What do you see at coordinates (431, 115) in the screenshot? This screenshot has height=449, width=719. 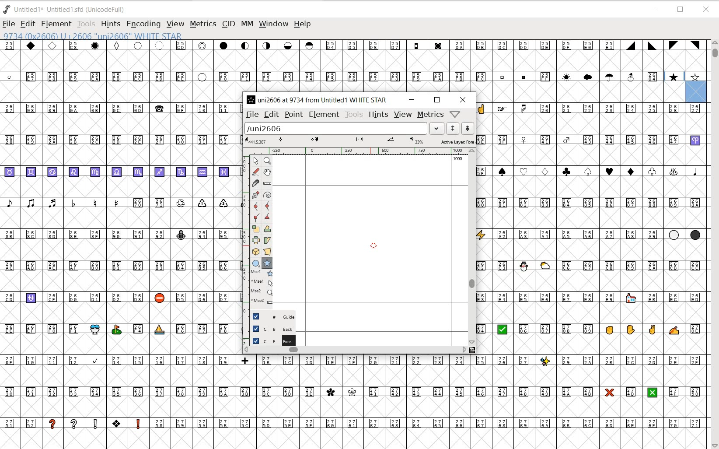 I see `metrics` at bounding box center [431, 115].